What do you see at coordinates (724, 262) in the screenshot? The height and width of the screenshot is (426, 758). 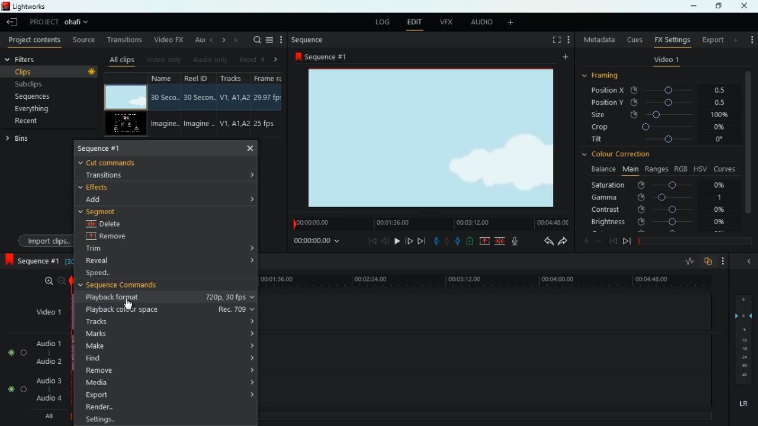 I see `more` at bounding box center [724, 262].